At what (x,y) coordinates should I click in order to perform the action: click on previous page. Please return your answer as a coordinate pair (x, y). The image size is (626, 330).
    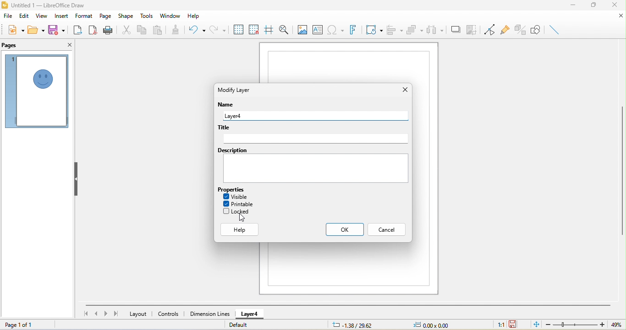
    Looking at the image, I should click on (96, 314).